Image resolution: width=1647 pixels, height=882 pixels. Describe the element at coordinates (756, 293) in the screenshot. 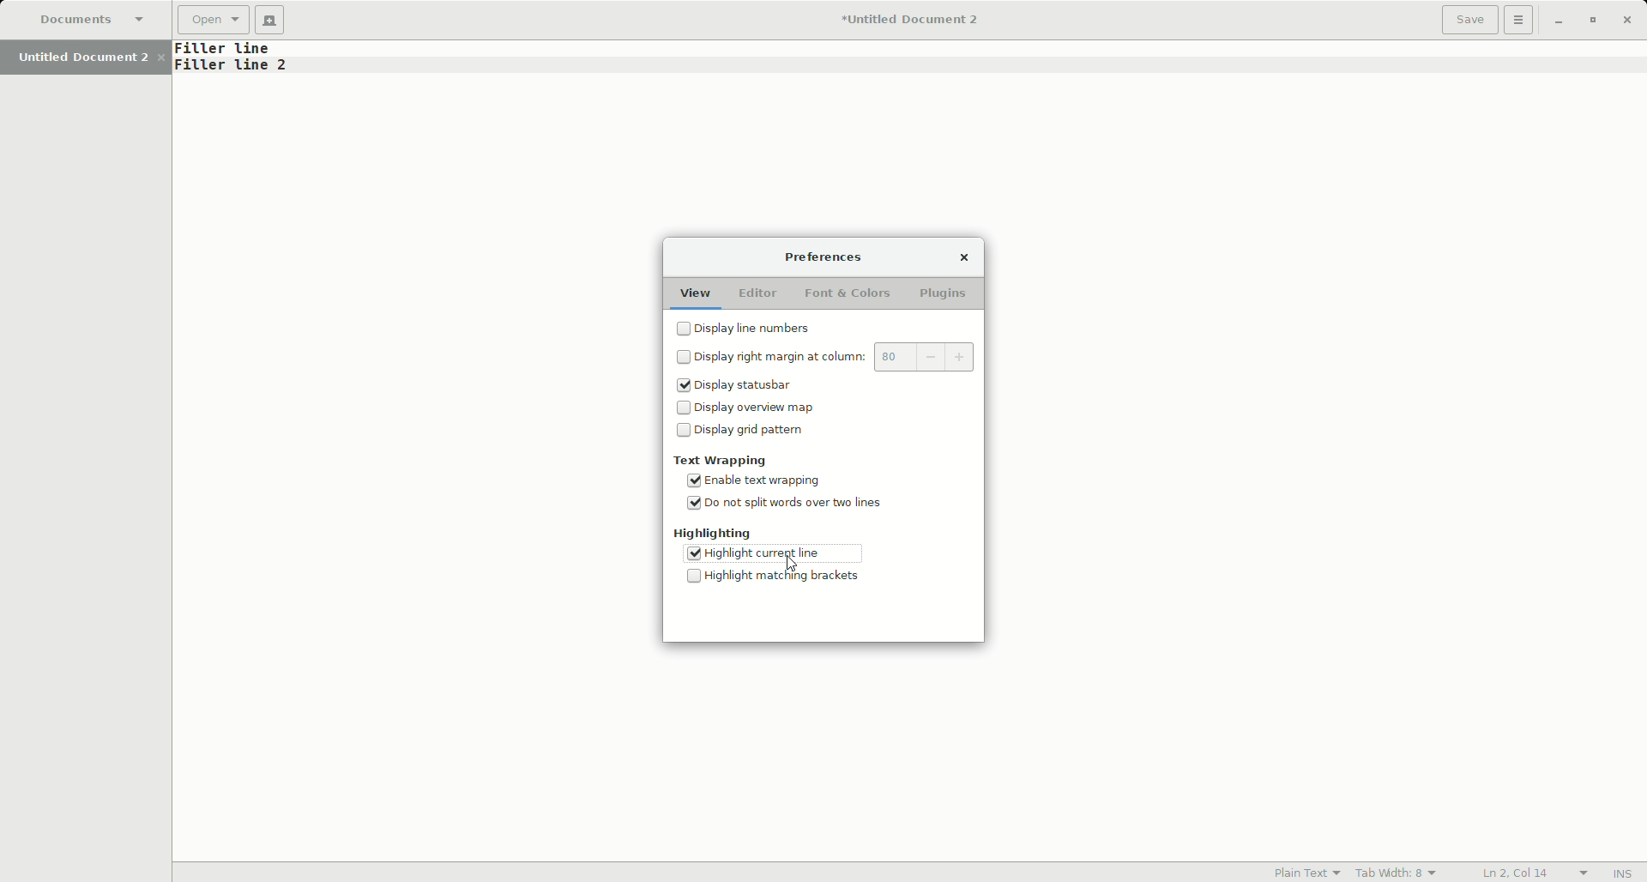

I see `Editor` at that location.